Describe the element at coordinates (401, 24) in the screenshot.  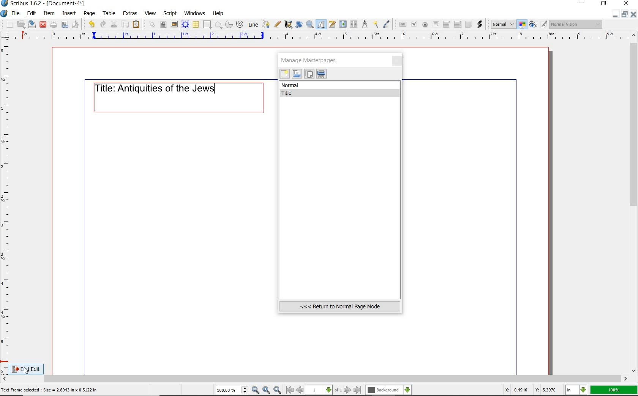
I see `pdf push button` at that location.